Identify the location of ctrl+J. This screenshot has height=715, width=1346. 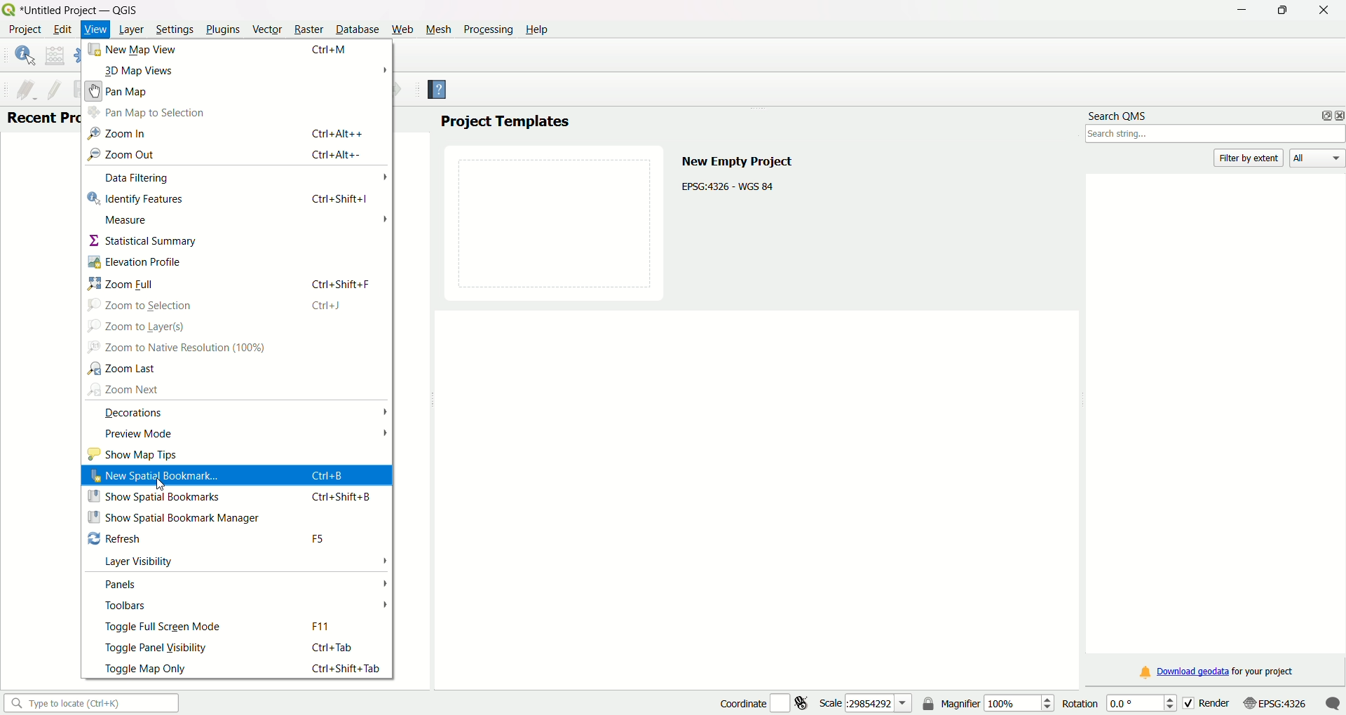
(329, 306).